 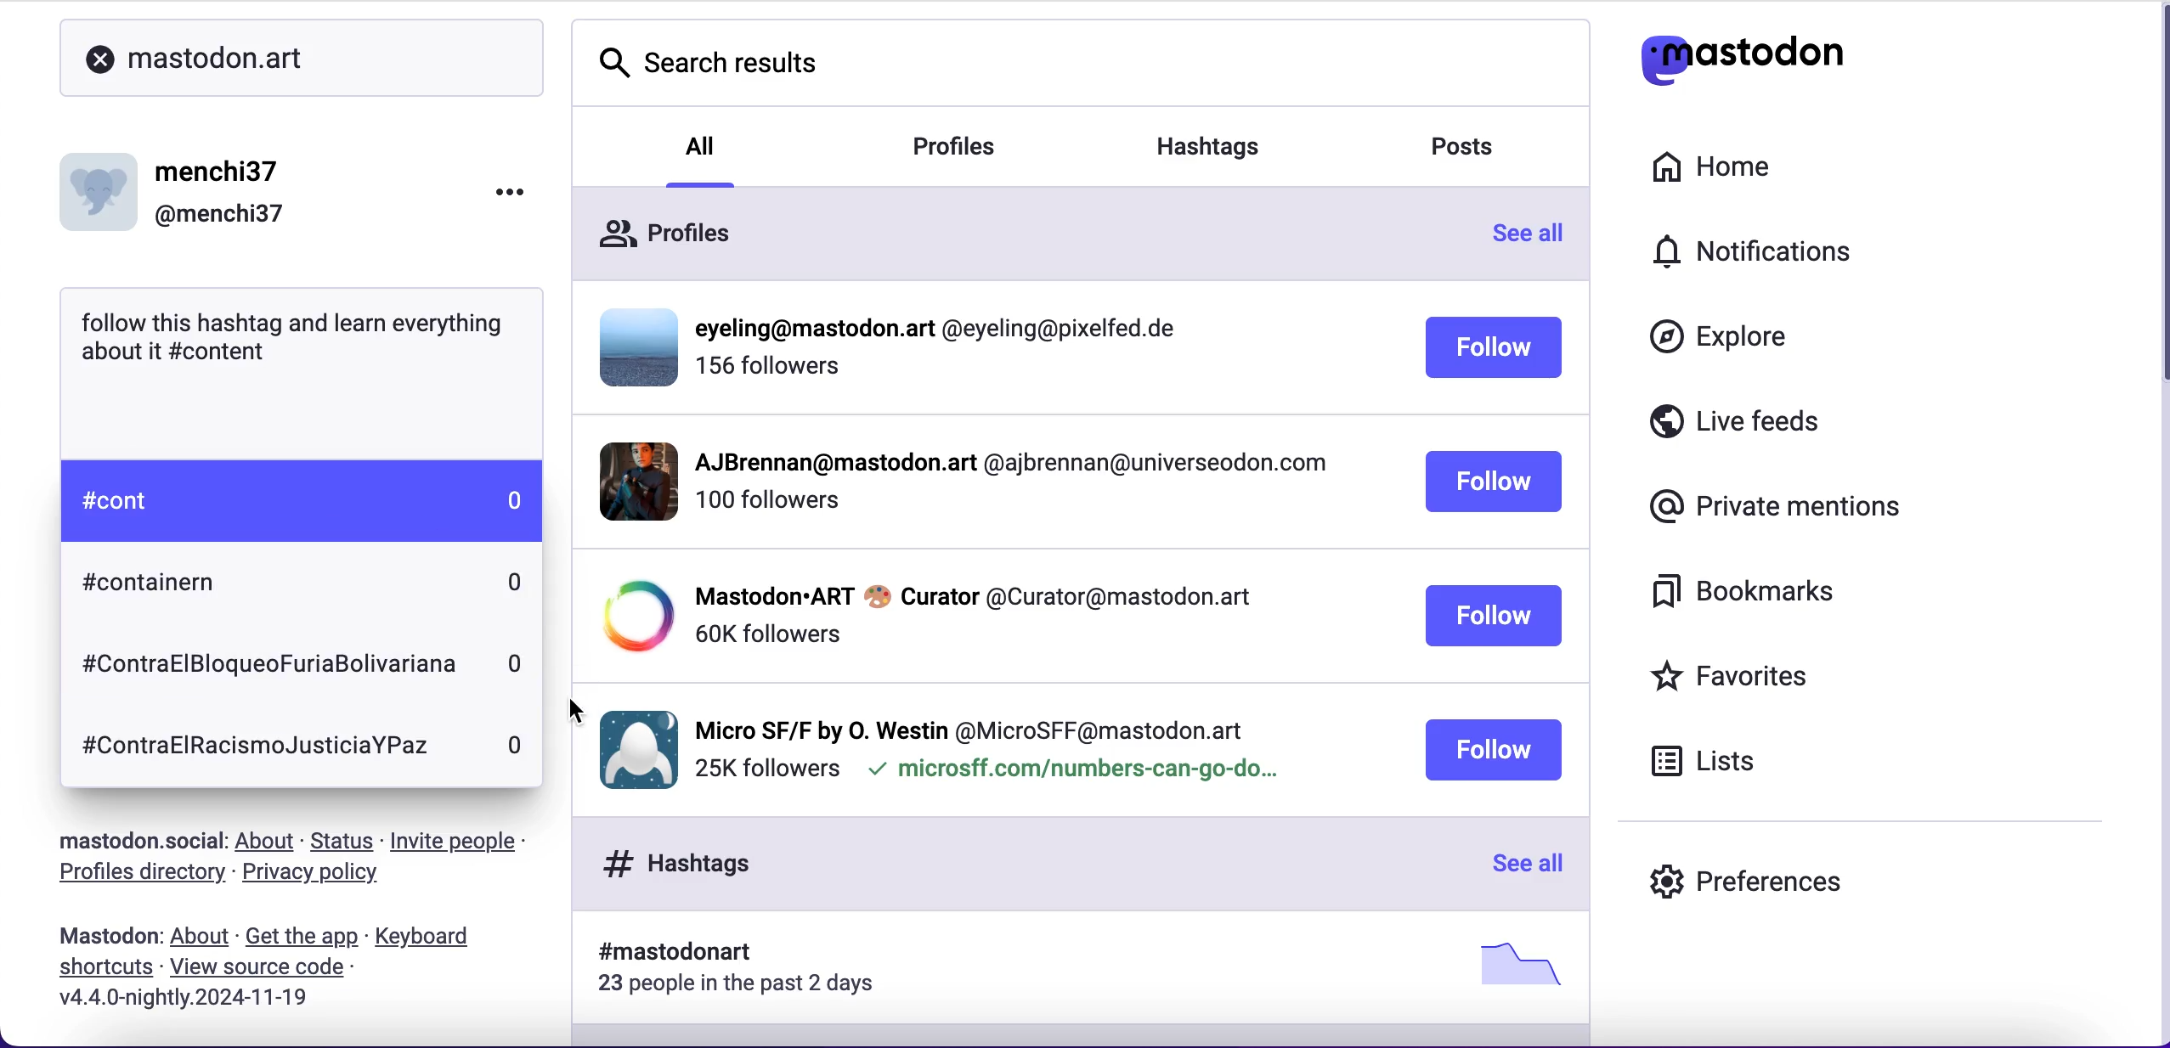 I want to click on follow, so click(x=1494, y=617).